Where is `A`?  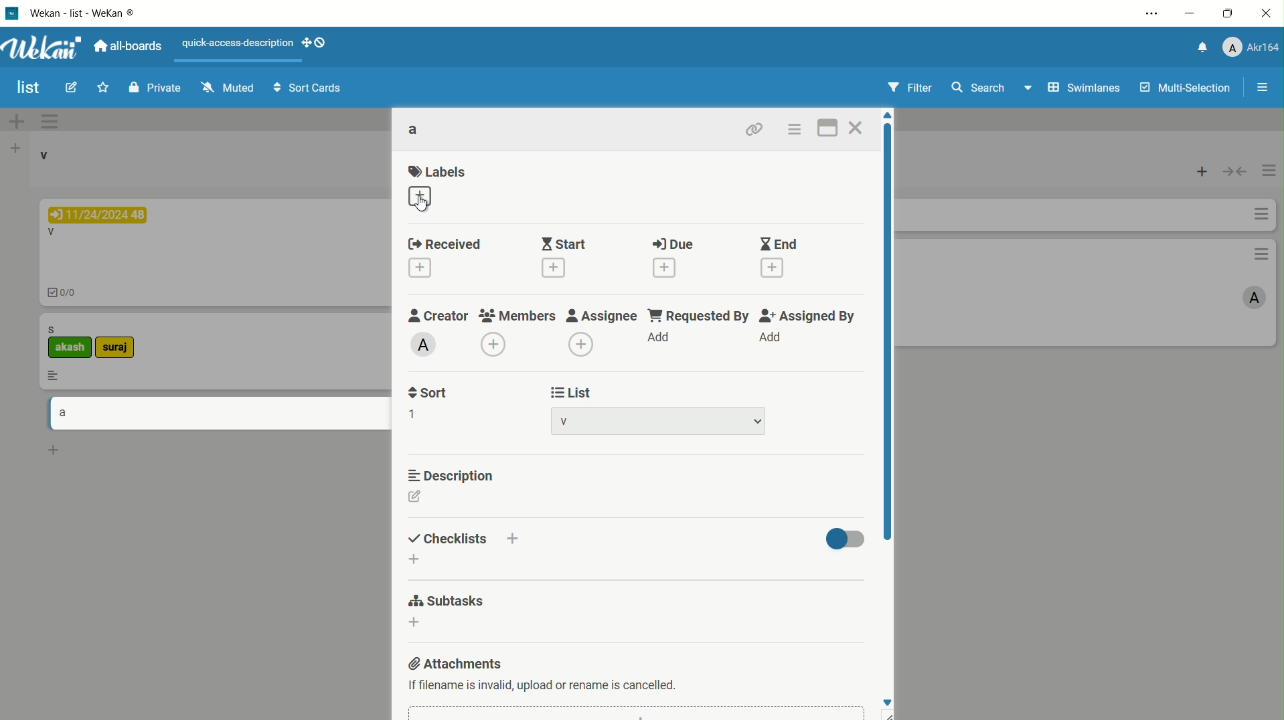 A is located at coordinates (1245, 298).